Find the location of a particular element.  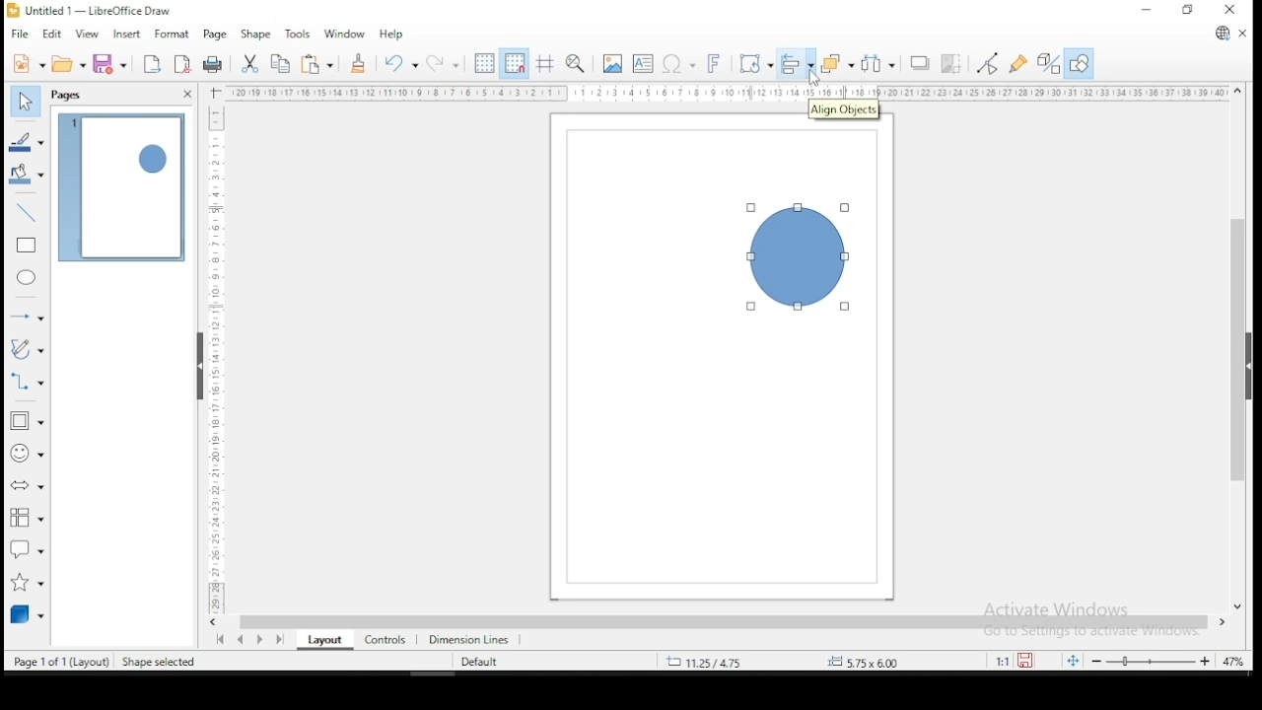

file is located at coordinates (21, 35).